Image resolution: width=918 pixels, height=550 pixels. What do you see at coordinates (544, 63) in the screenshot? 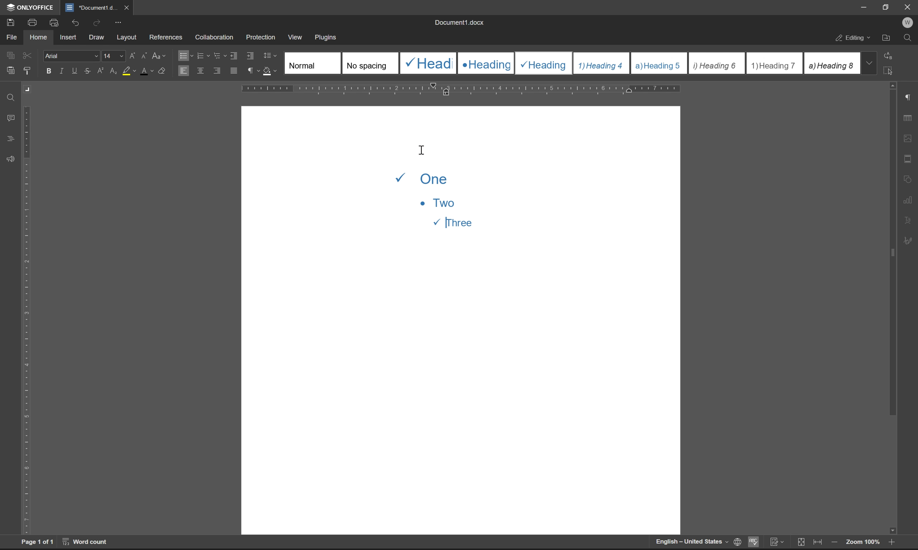
I see `Heading 3` at bounding box center [544, 63].